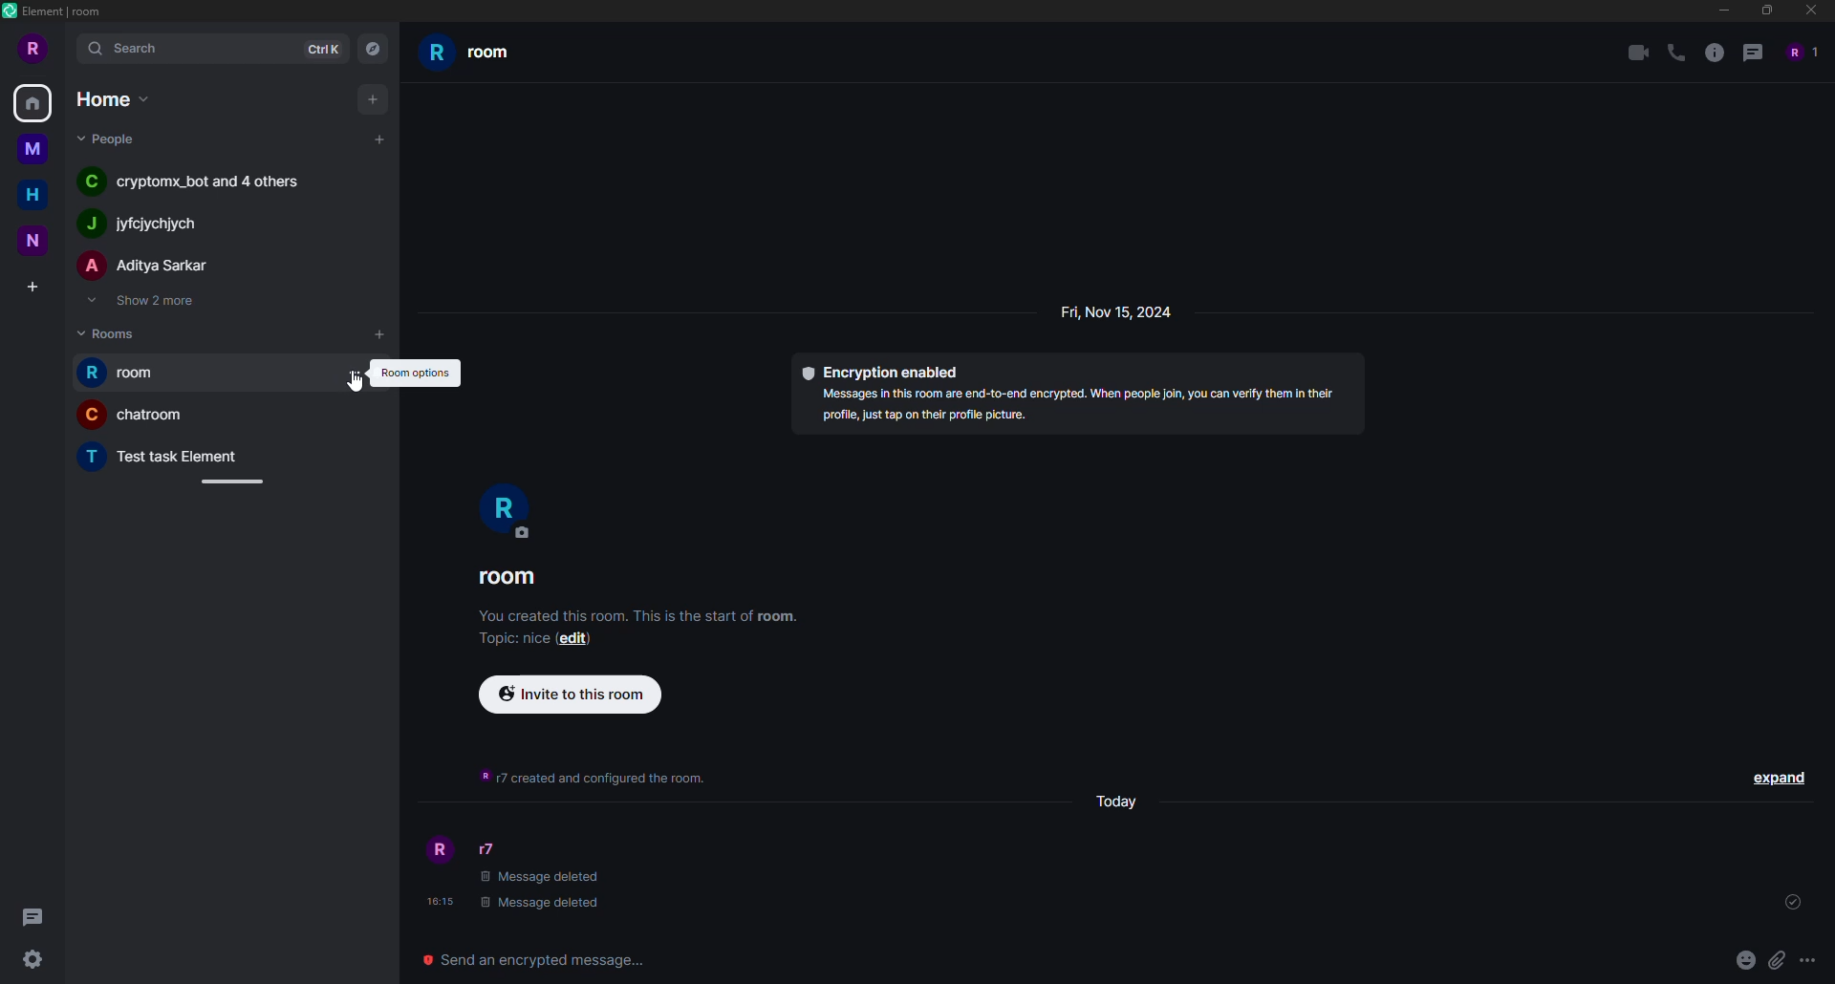  I want to click on attach, so click(1776, 959).